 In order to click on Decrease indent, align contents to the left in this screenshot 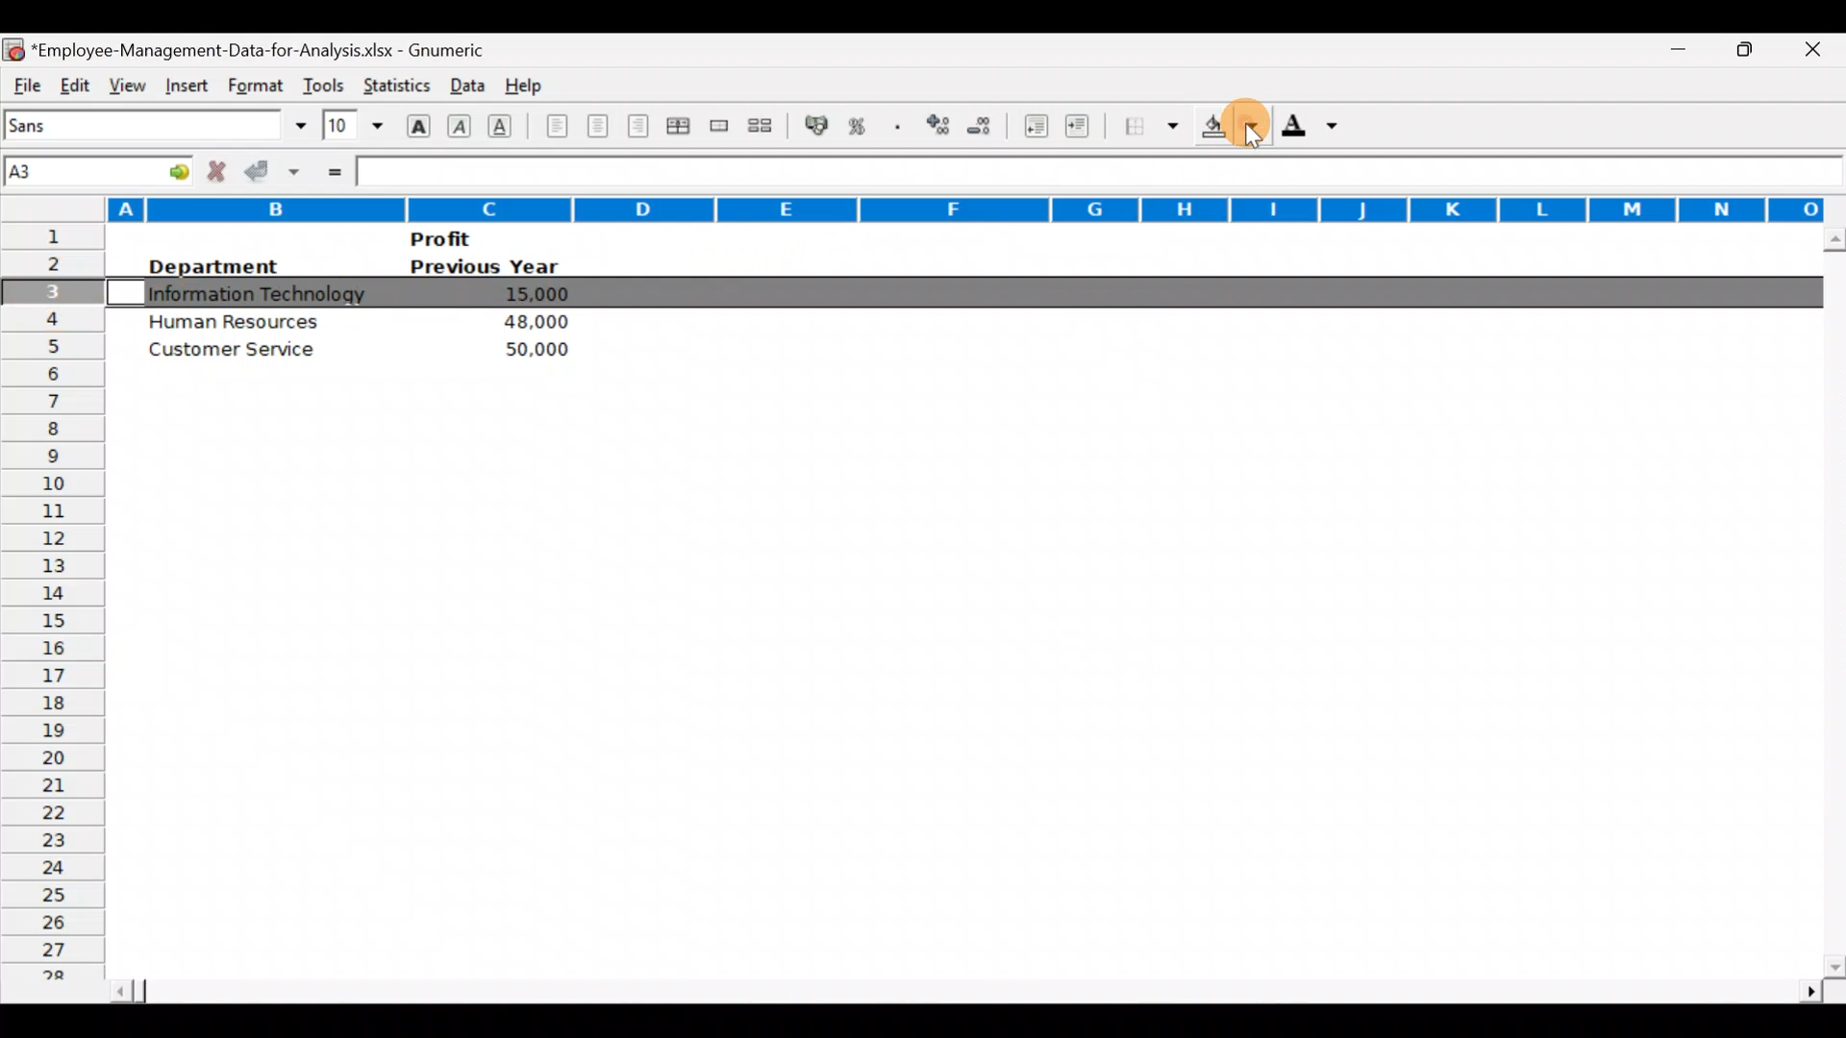, I will do `click(1038, 128)`.